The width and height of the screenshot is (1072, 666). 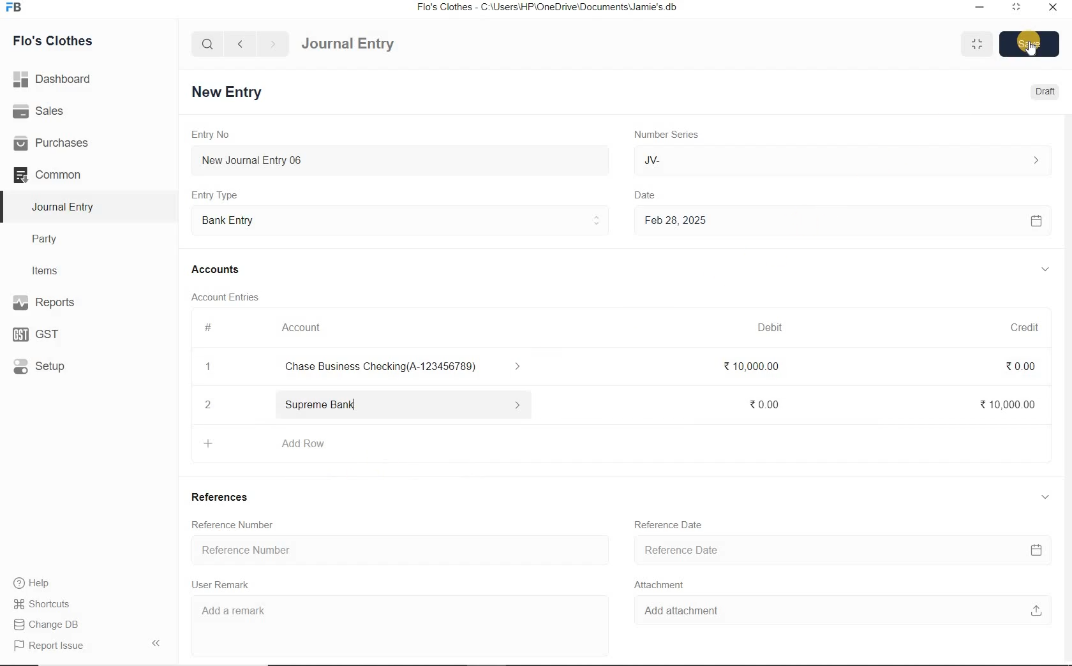 What do you see at coordinates (41, 333) in the screenshot?
I see `GST` at bounding box center [41, 333].